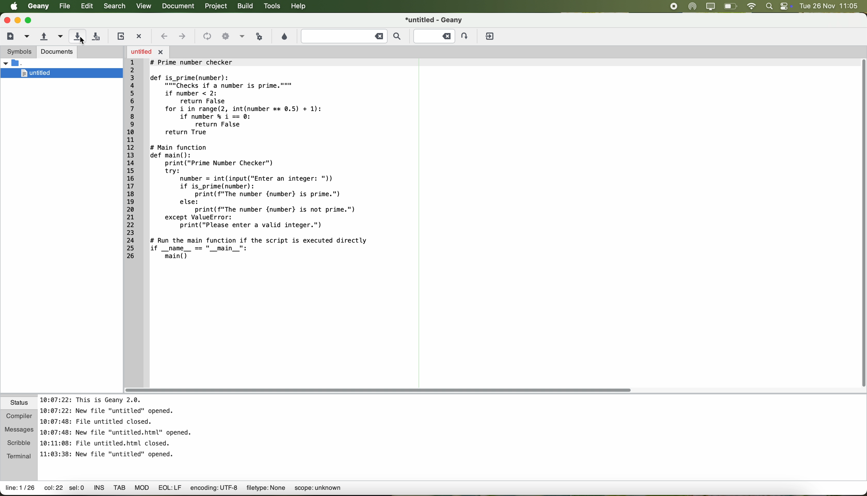 Image resolution: width=867 pixels, height=496 pixels. What do you see at coordinates (242, 36) in the screenshot?
I see `option` at bounding box center [242, 36].